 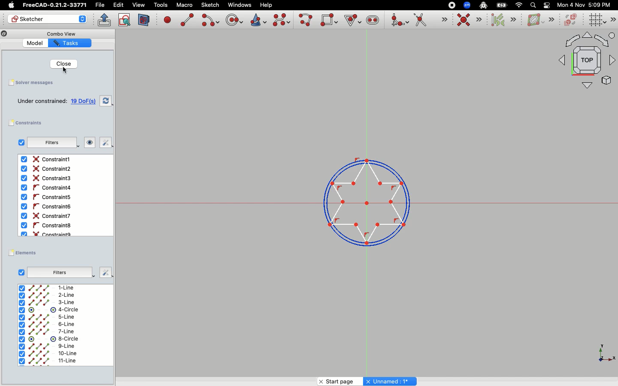 What do you see at coordinates (49, 347) in the screenshot?
I see `9-line` at bounding box center [49, 347].